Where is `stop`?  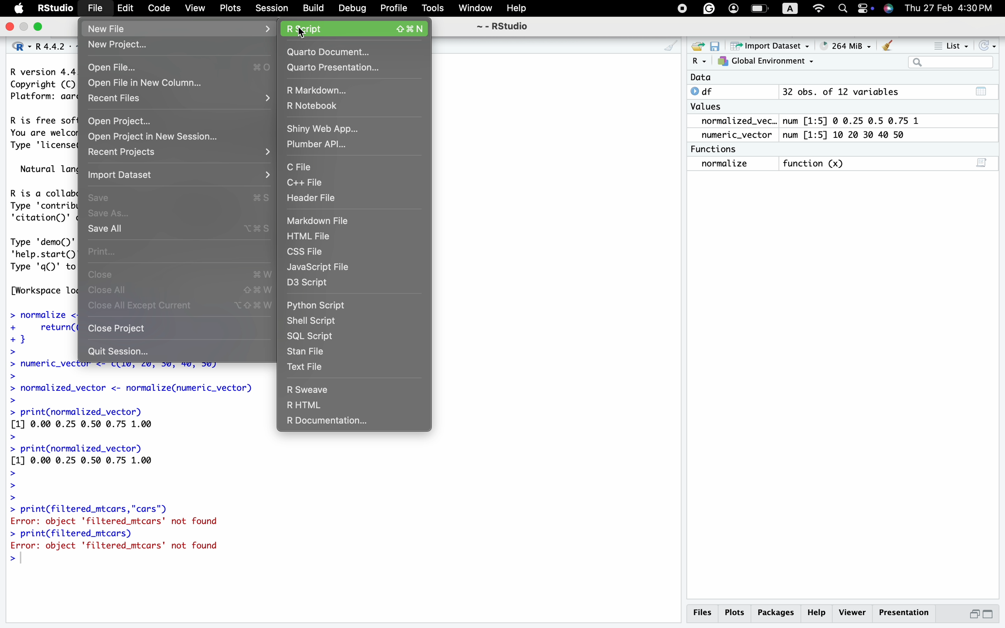
stop is located at coordinates (681, 9).